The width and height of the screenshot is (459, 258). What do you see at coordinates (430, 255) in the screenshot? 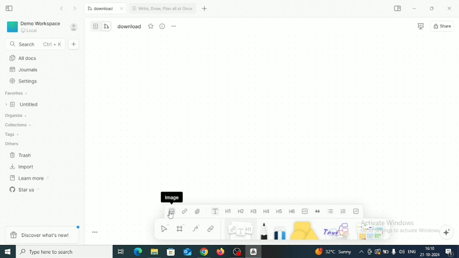
I see `Date` at bounding box center [430, 255].